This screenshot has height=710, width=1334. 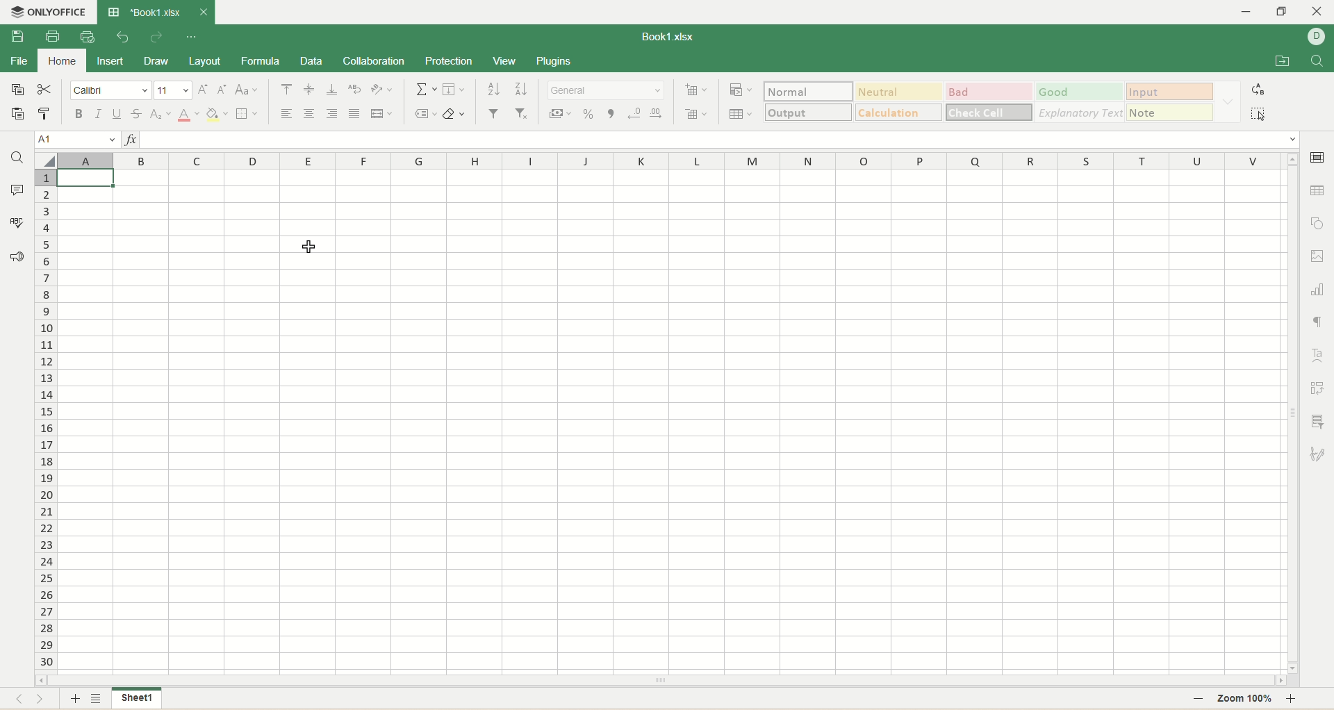 What do you see at coordinates (76, 113) in the screenshot?
I see `bold` at bounding box center [76, 113].